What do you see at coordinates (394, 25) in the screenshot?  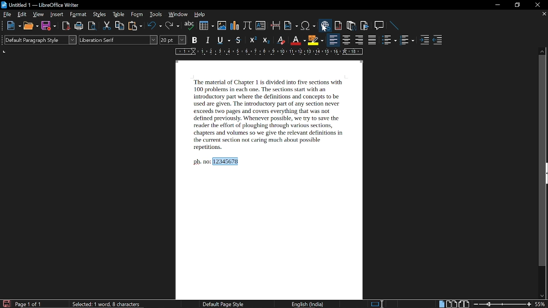 I see `line` at bounding box center [394, 25].